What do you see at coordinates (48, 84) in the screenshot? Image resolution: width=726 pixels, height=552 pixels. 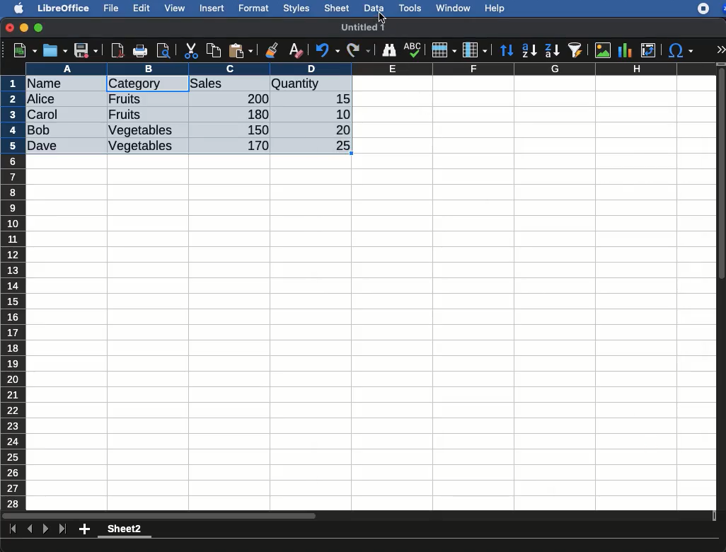 I see `name` at bounding box center [48, 84].